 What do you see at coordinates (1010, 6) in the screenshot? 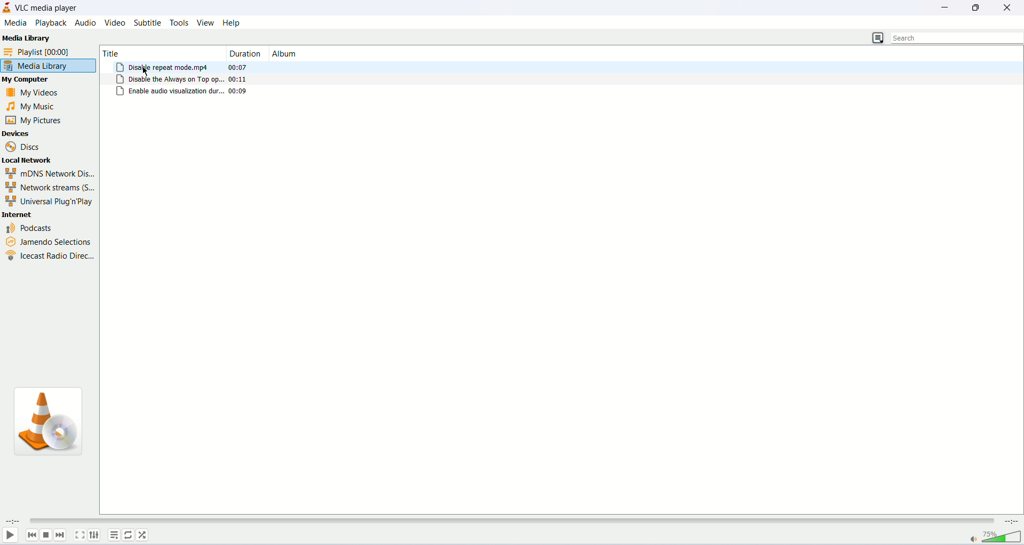
I see `close` at bounding box center [1010, 6].